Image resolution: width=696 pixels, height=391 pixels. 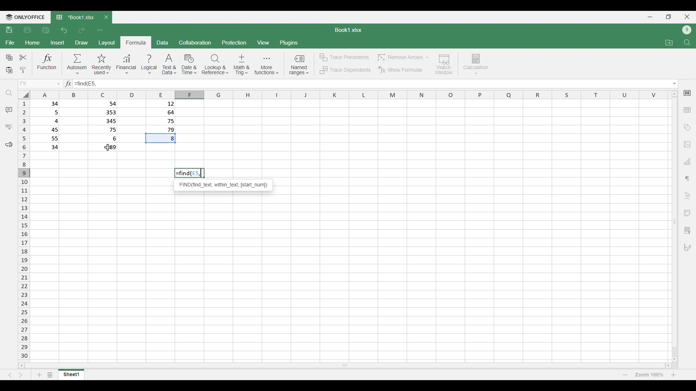 What do you see at coordinates (687, 17) in the screenshot?
I see `Close interface` at bounding box center [687, 17].